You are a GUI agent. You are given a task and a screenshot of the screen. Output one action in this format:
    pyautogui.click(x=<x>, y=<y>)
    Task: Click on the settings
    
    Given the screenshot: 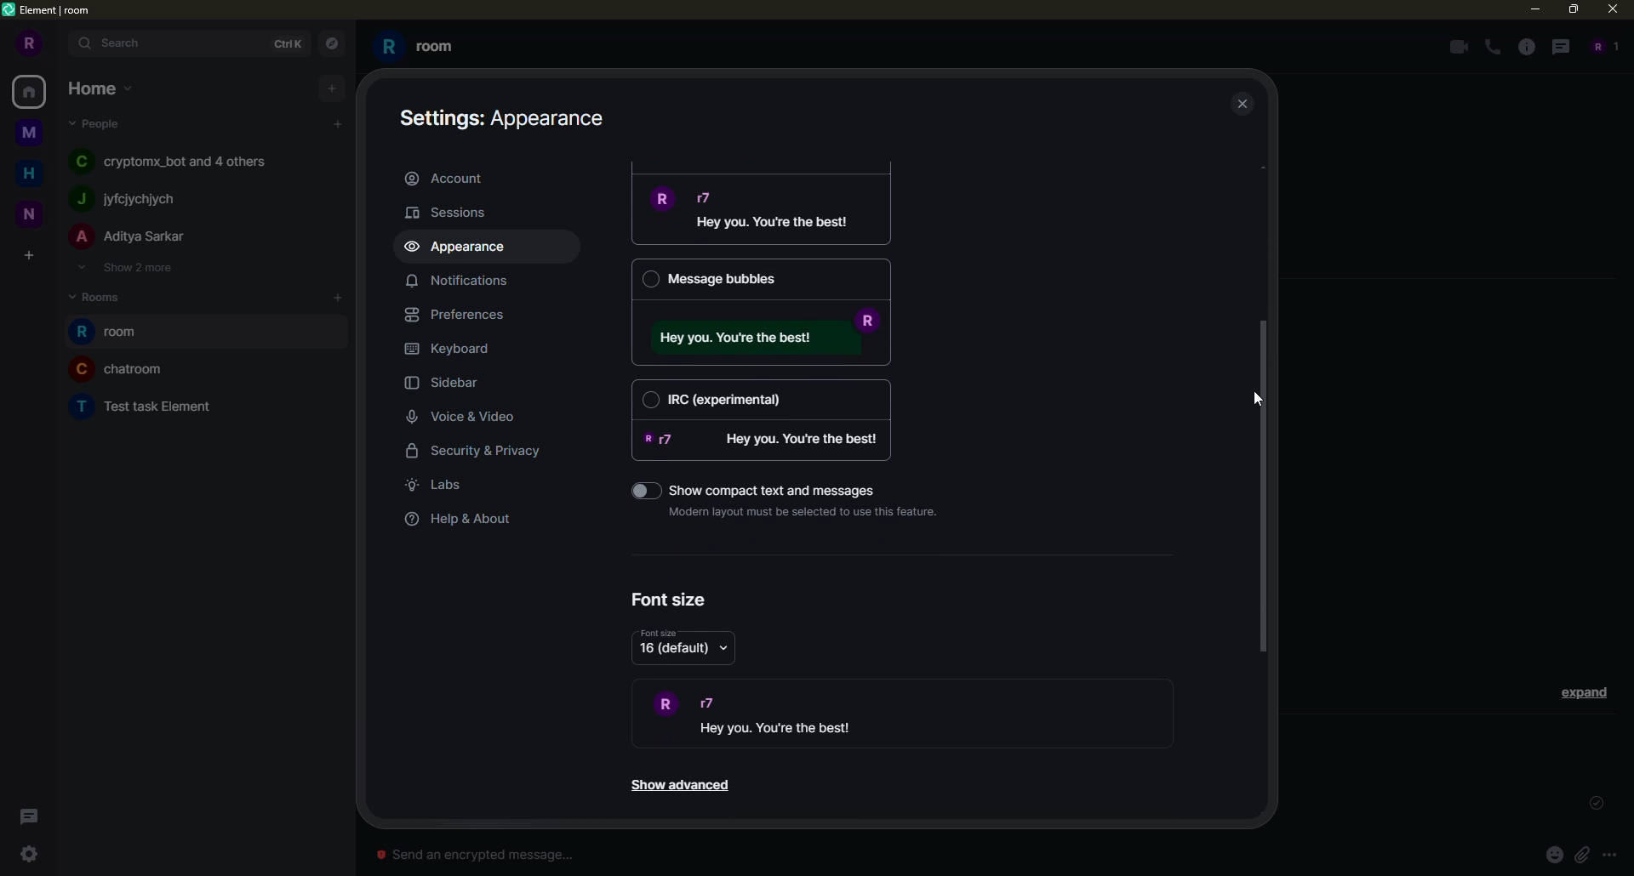 What is the action you would take?
    pyautogui.click(x=29, y=854)
    